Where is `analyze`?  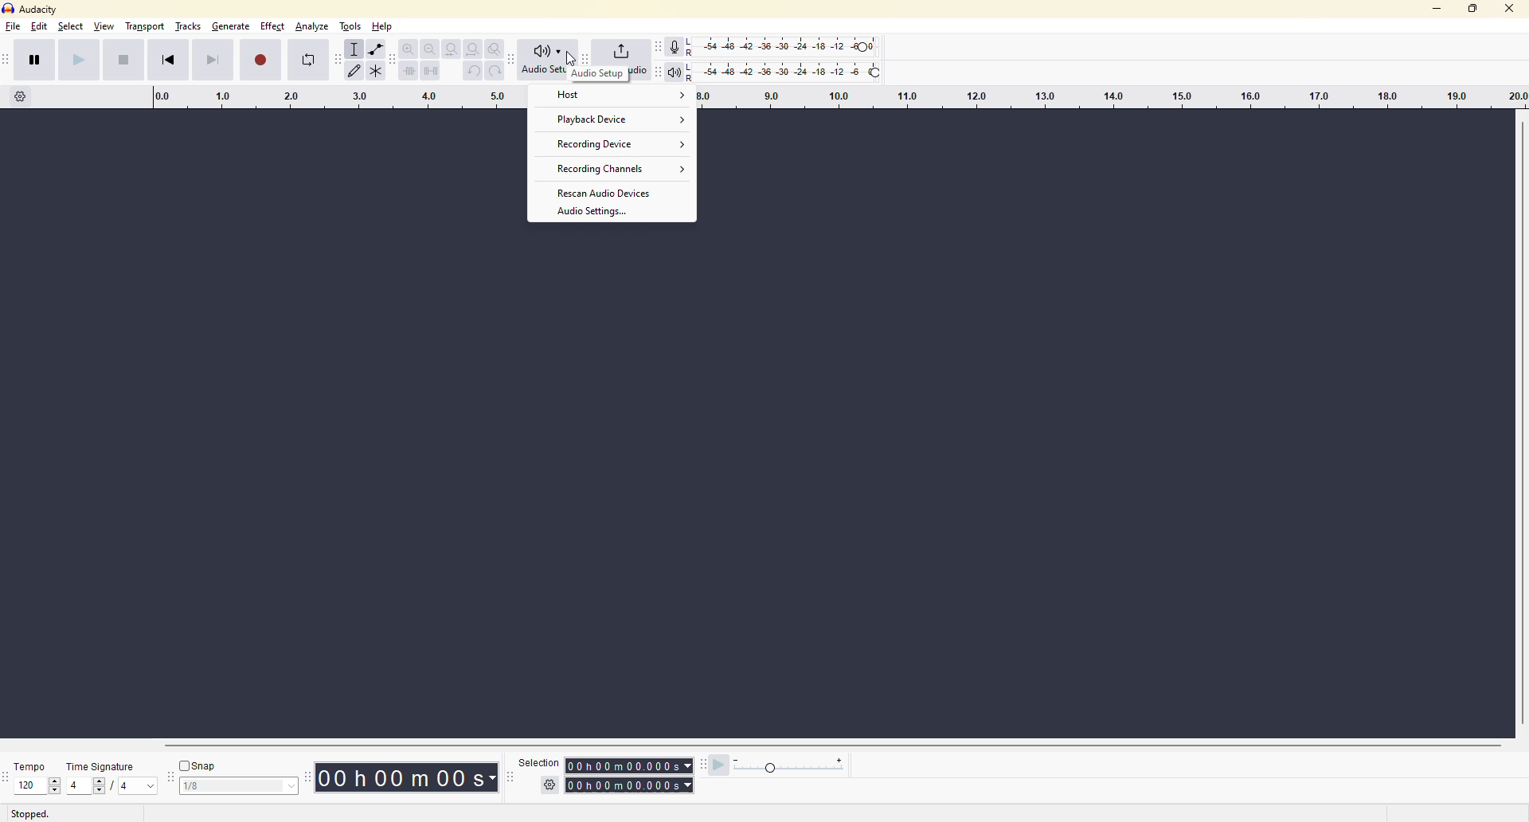 analyze is located at coordinates (309, 28).